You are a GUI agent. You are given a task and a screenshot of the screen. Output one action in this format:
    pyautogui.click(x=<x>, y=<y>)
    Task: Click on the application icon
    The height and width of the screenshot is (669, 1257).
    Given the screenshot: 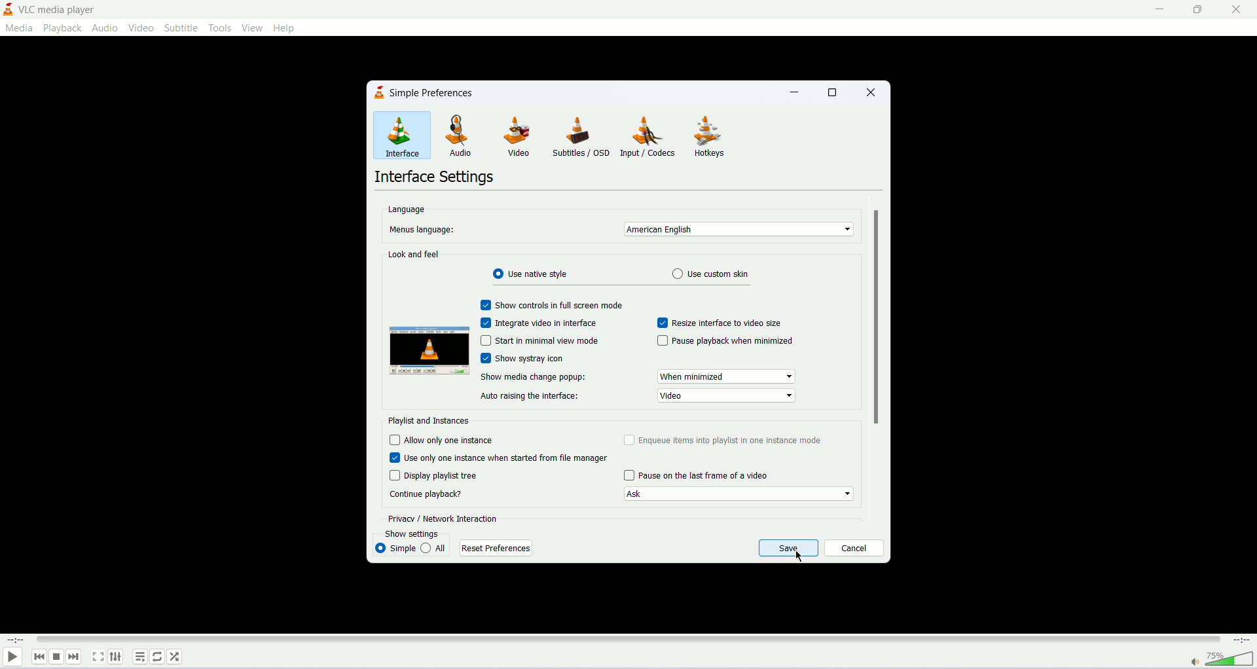 What is the action you would take?
    pyautogui.click(x=9, y=10)
    